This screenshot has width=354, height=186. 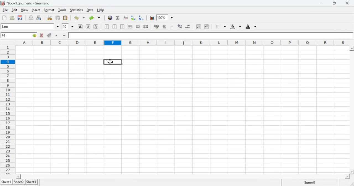 I want to click on Zoom, so click(x=161, y=17).